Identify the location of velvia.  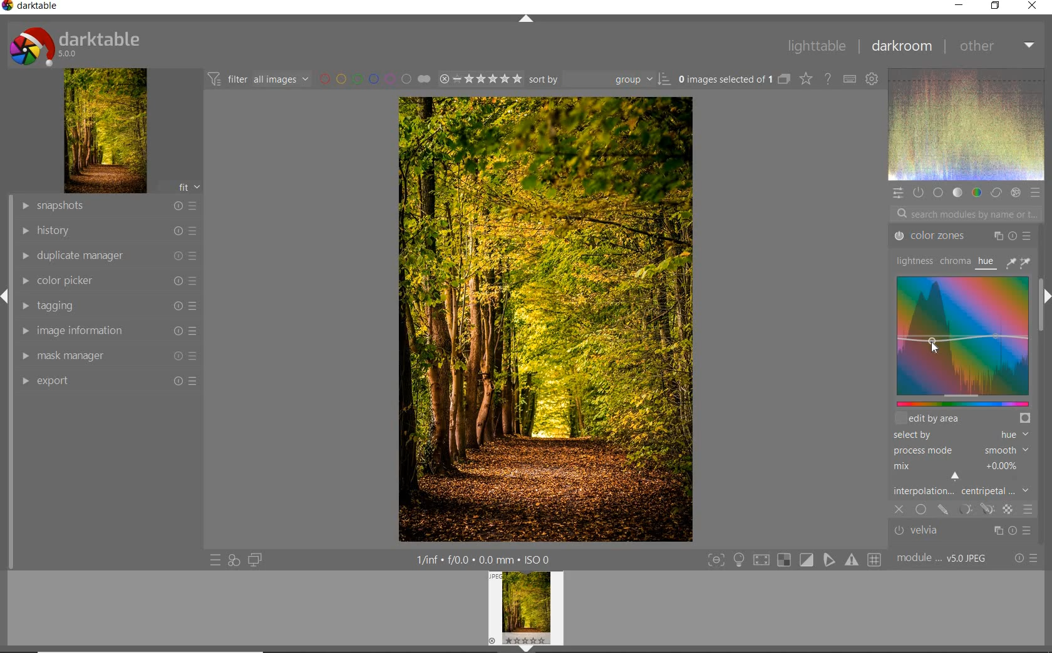
(965, 532).